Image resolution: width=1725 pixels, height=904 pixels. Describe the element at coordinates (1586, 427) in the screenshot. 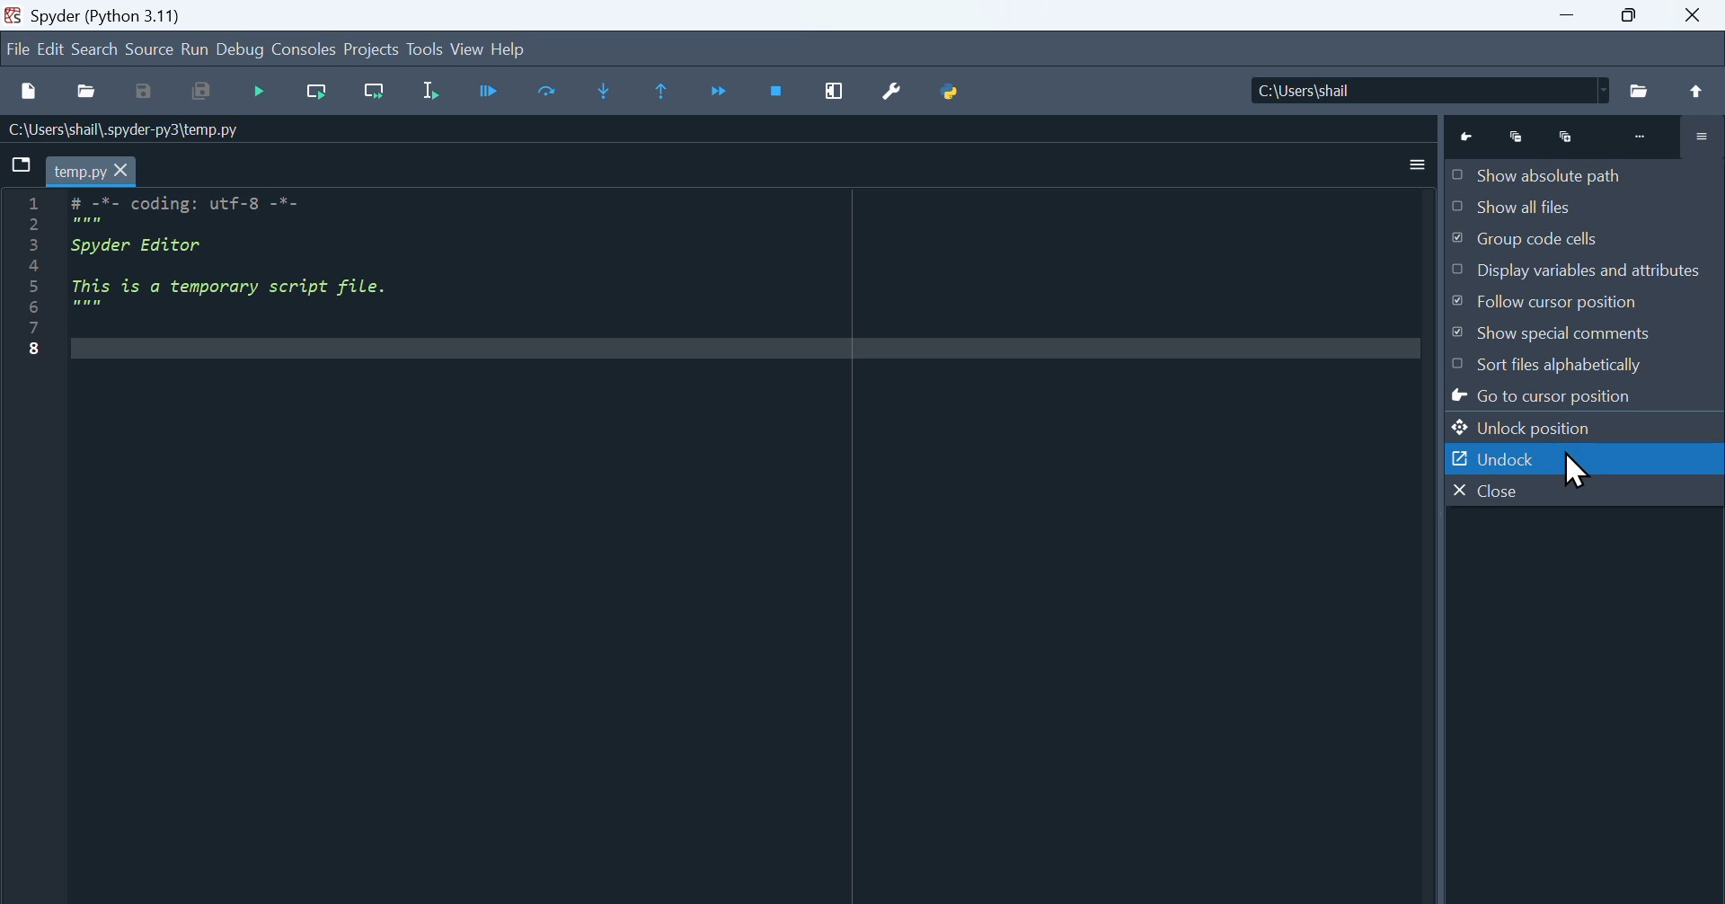

I see `Unlock position` at that location.